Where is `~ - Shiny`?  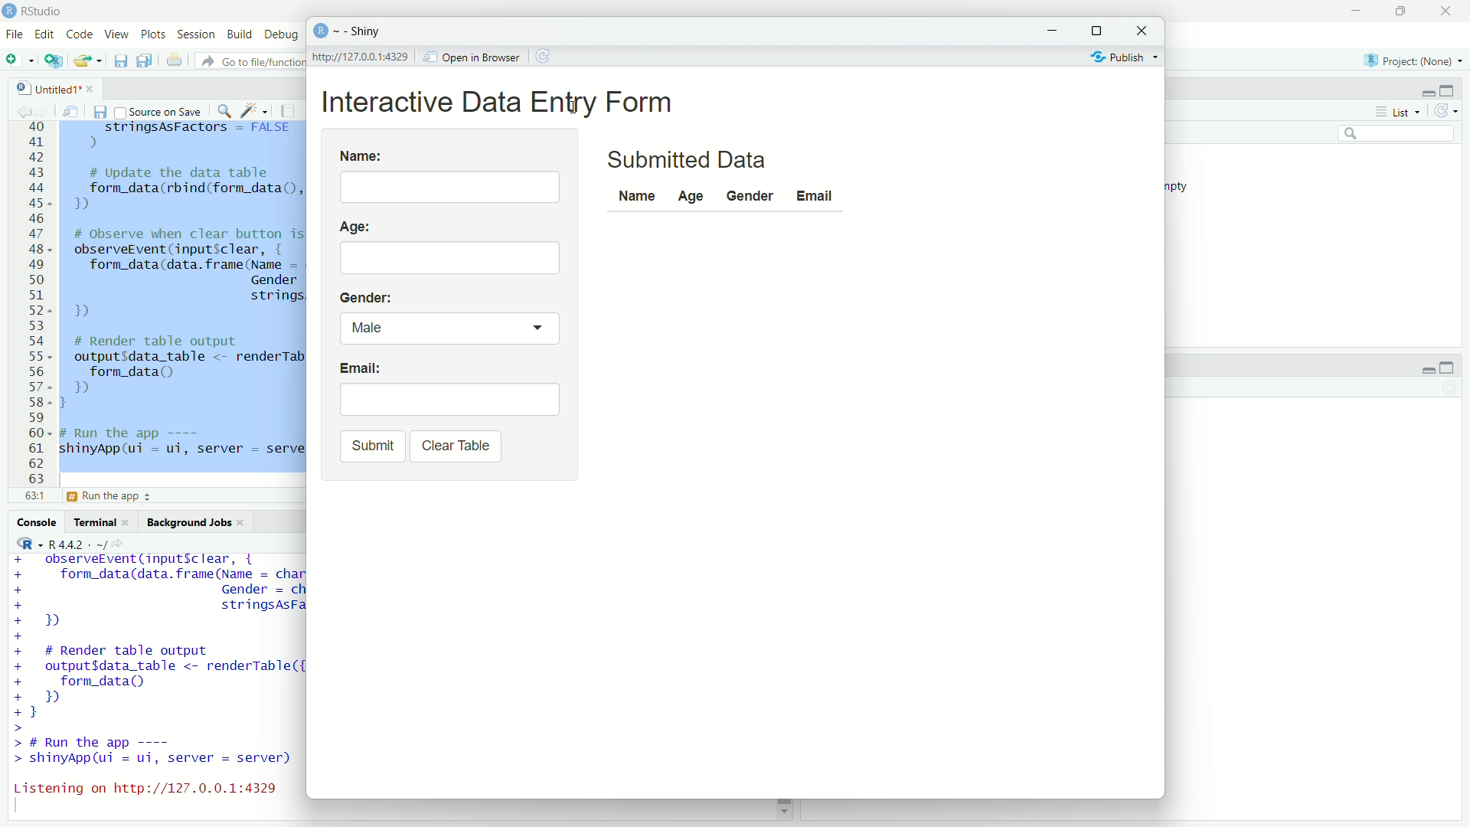
~ - Shiny is located at coordinates (358, 32).